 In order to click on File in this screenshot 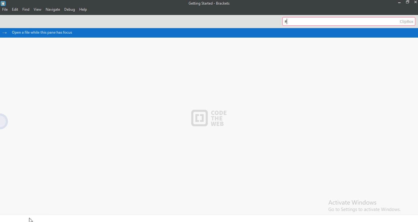, I will do `click(5, 11)`.